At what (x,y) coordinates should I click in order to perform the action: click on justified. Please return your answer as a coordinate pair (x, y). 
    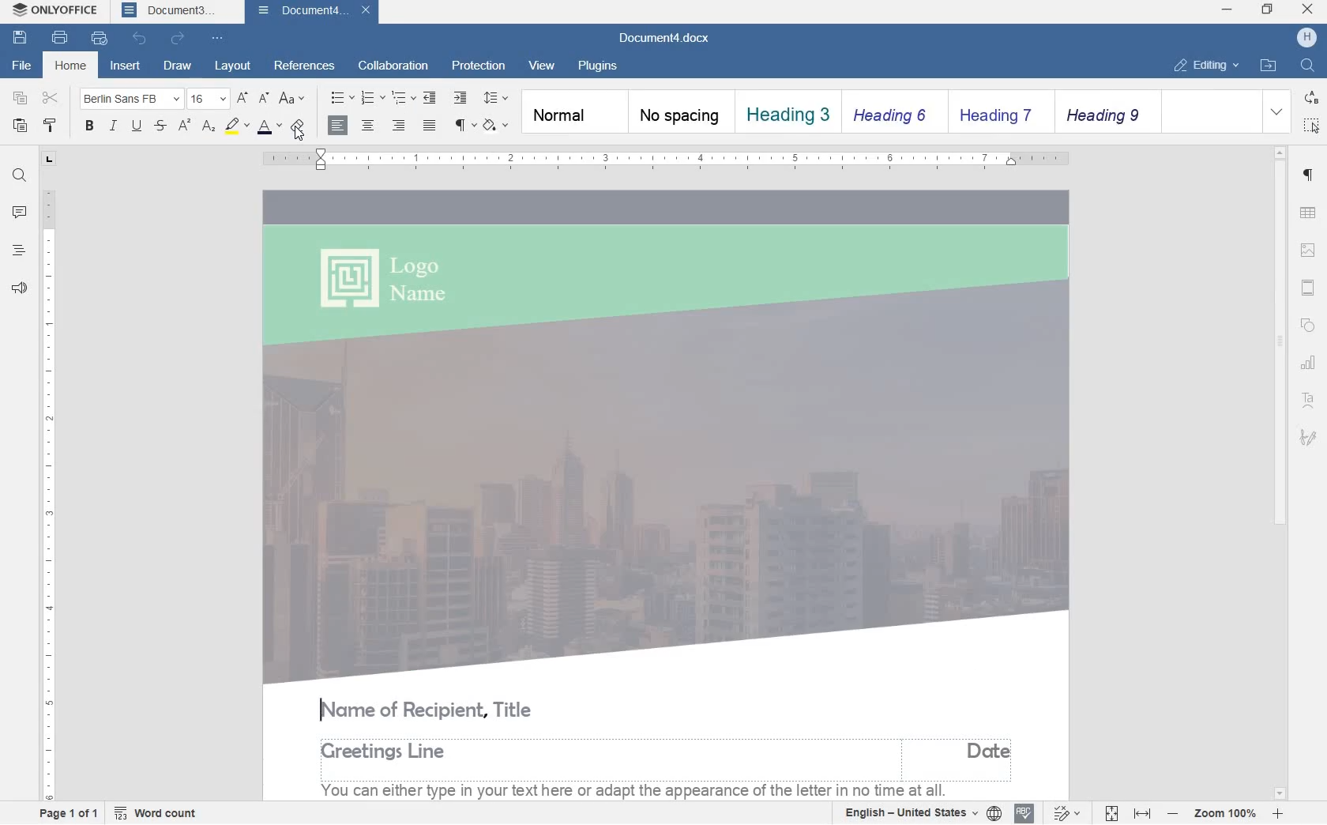
    Looking at the image, I should click on (428, 126).